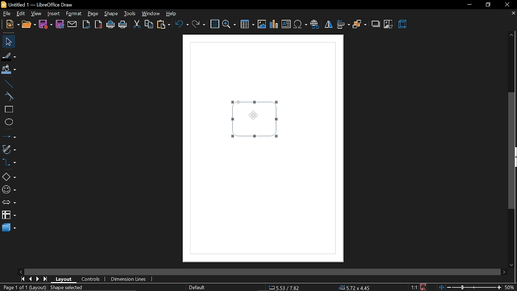 The width and height of the screenshot is (517, 291). Describe the element at coordinates (173, 14) in the screenshot. I see `help` at that location.